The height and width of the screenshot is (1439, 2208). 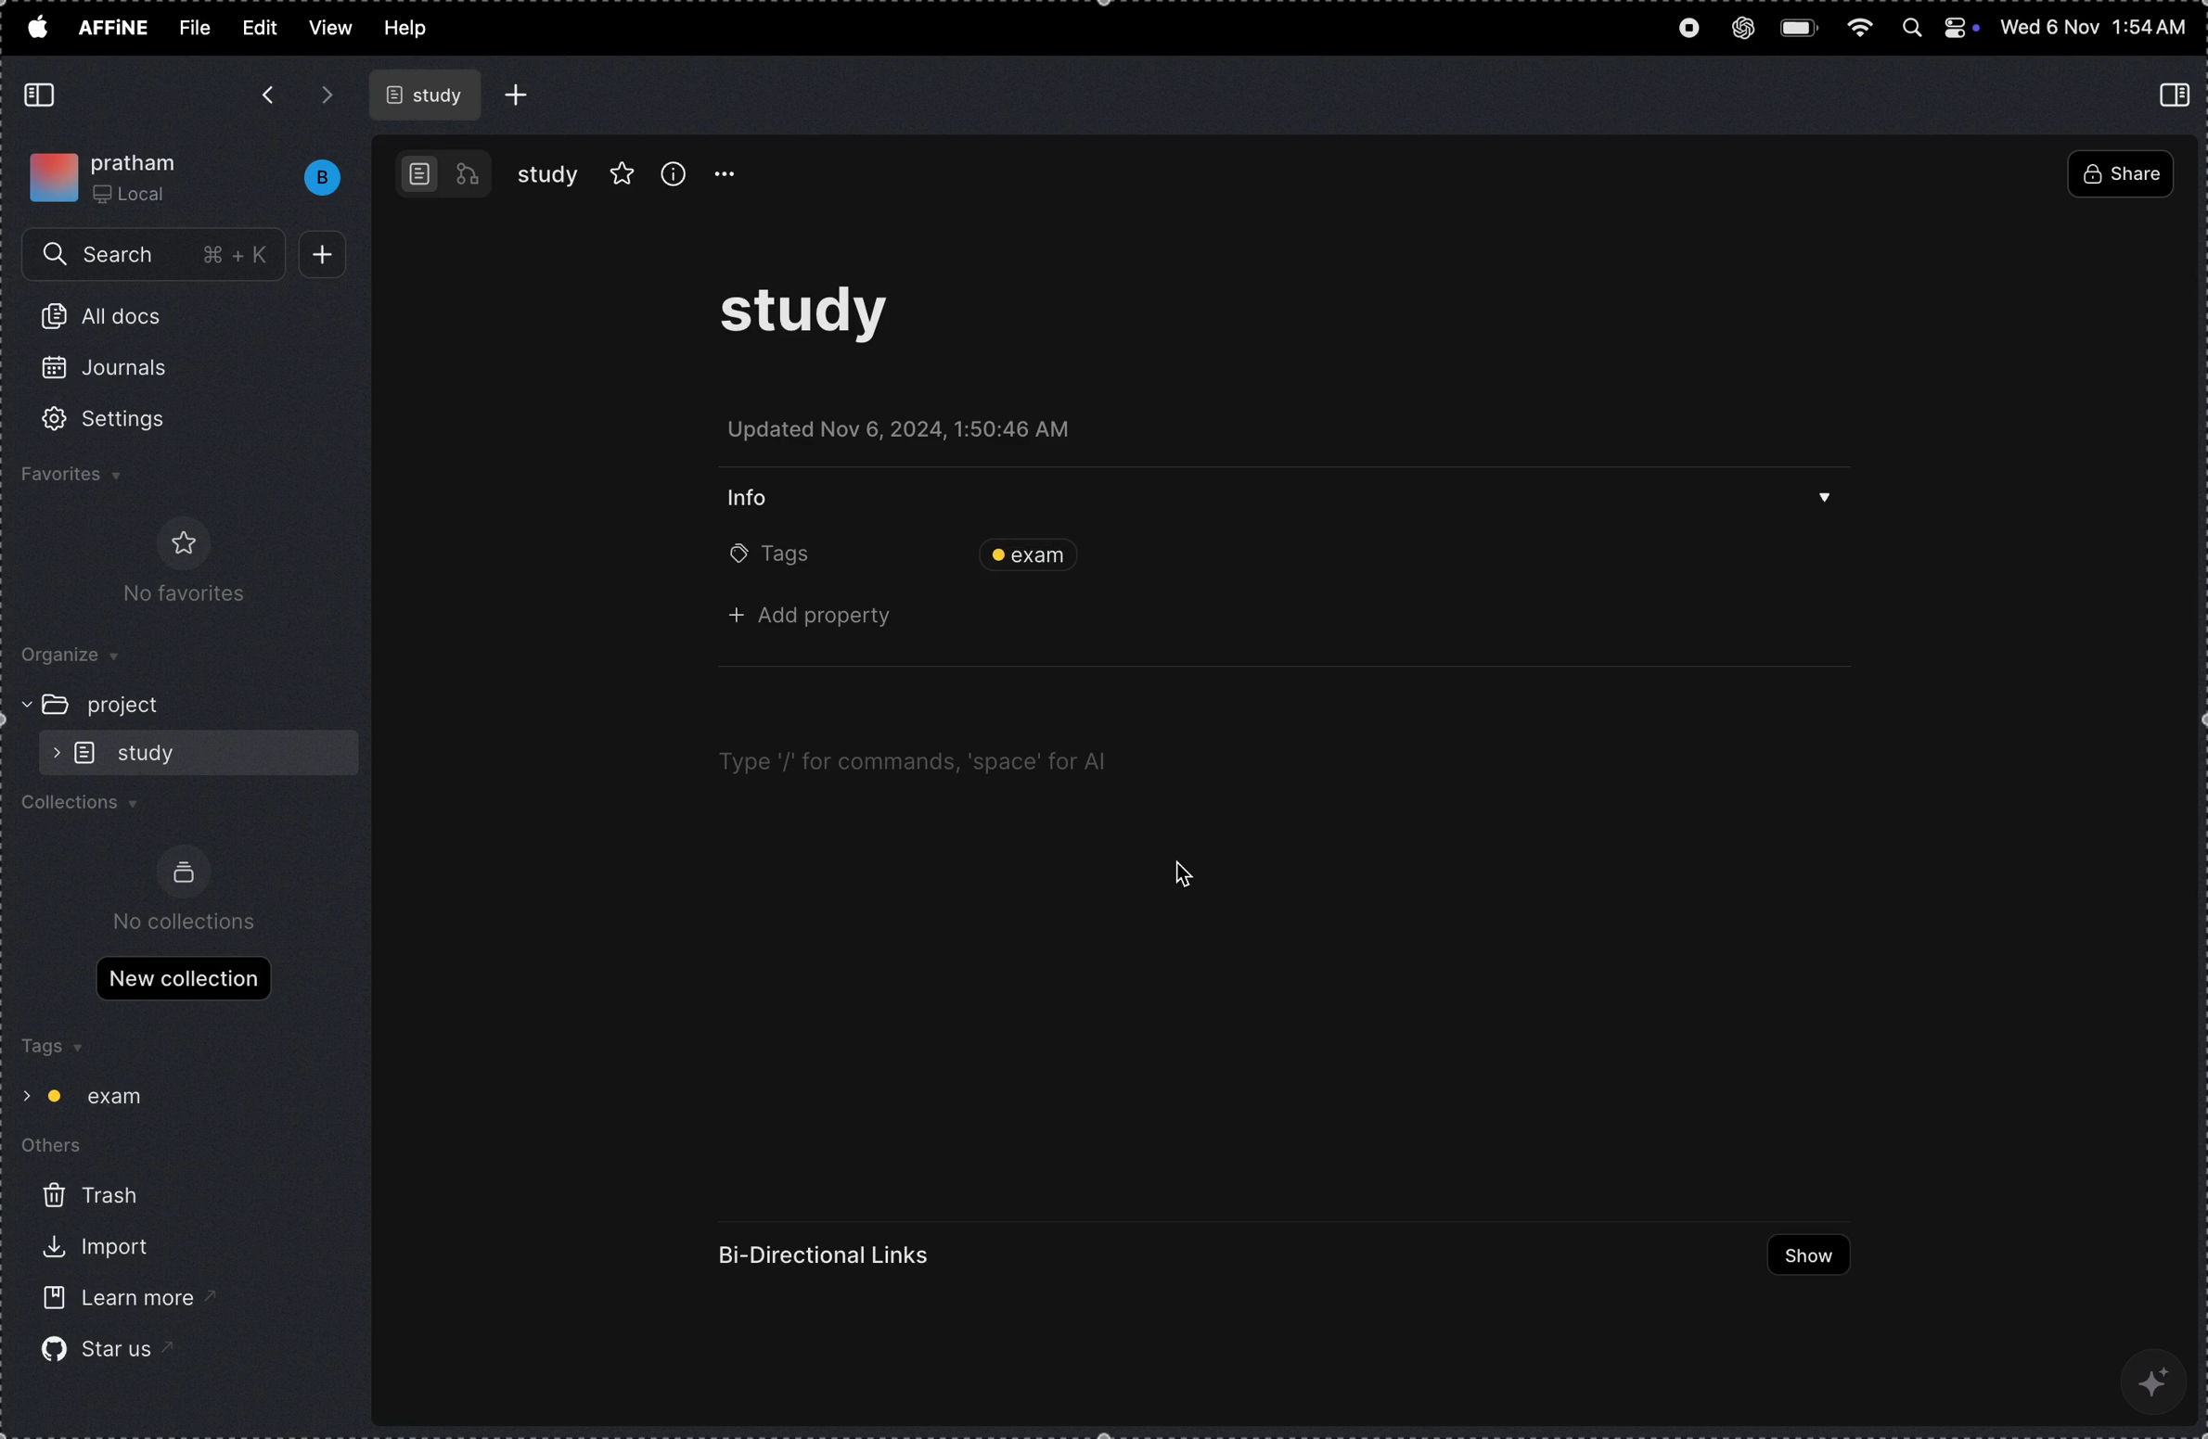 What do you see at coordinates (36, 26) in the screenshot?
I see `apple menu` at bounding box center [36, 26].